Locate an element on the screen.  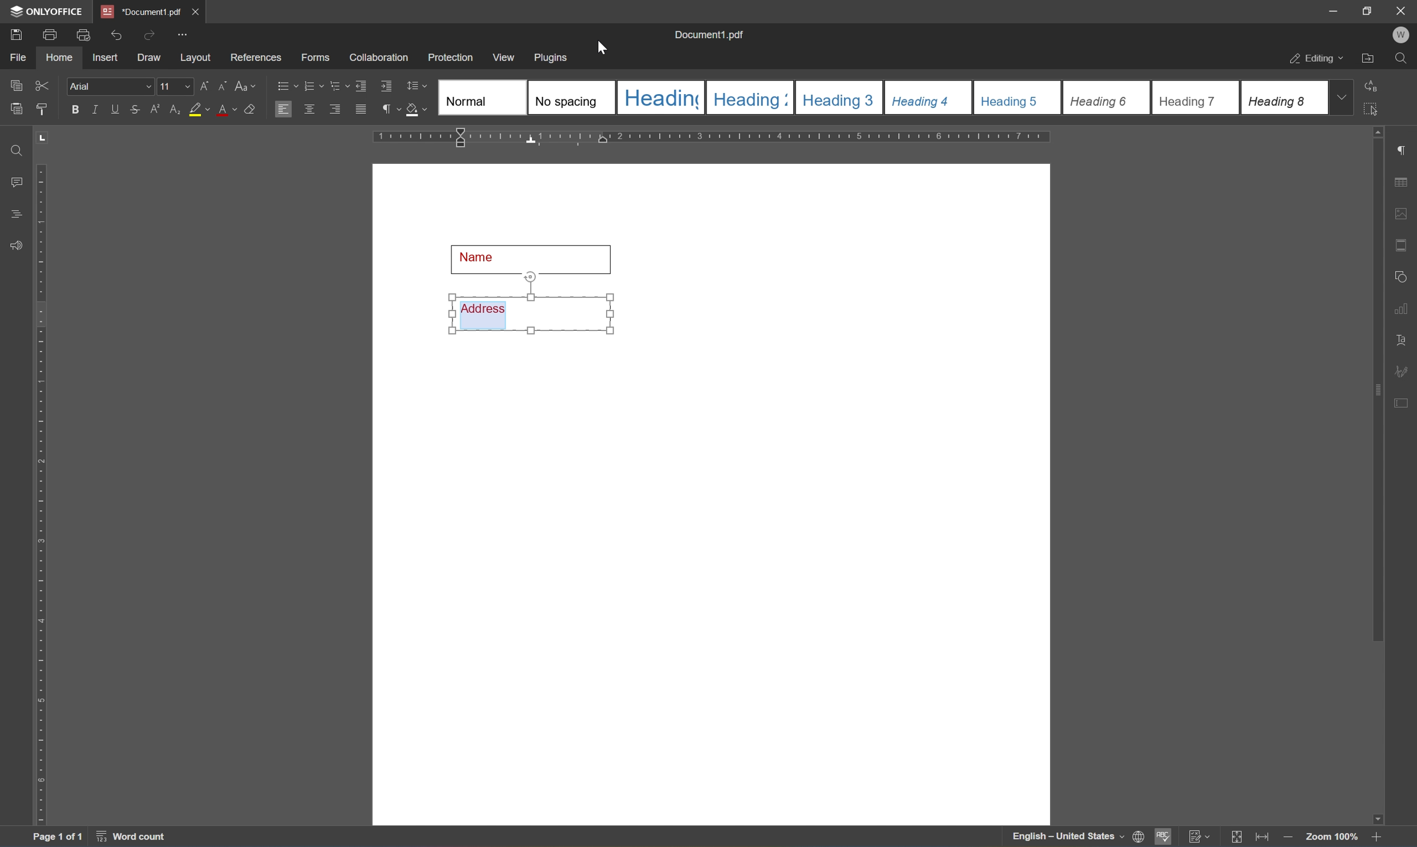
bold is located at coordinates (74, 110).